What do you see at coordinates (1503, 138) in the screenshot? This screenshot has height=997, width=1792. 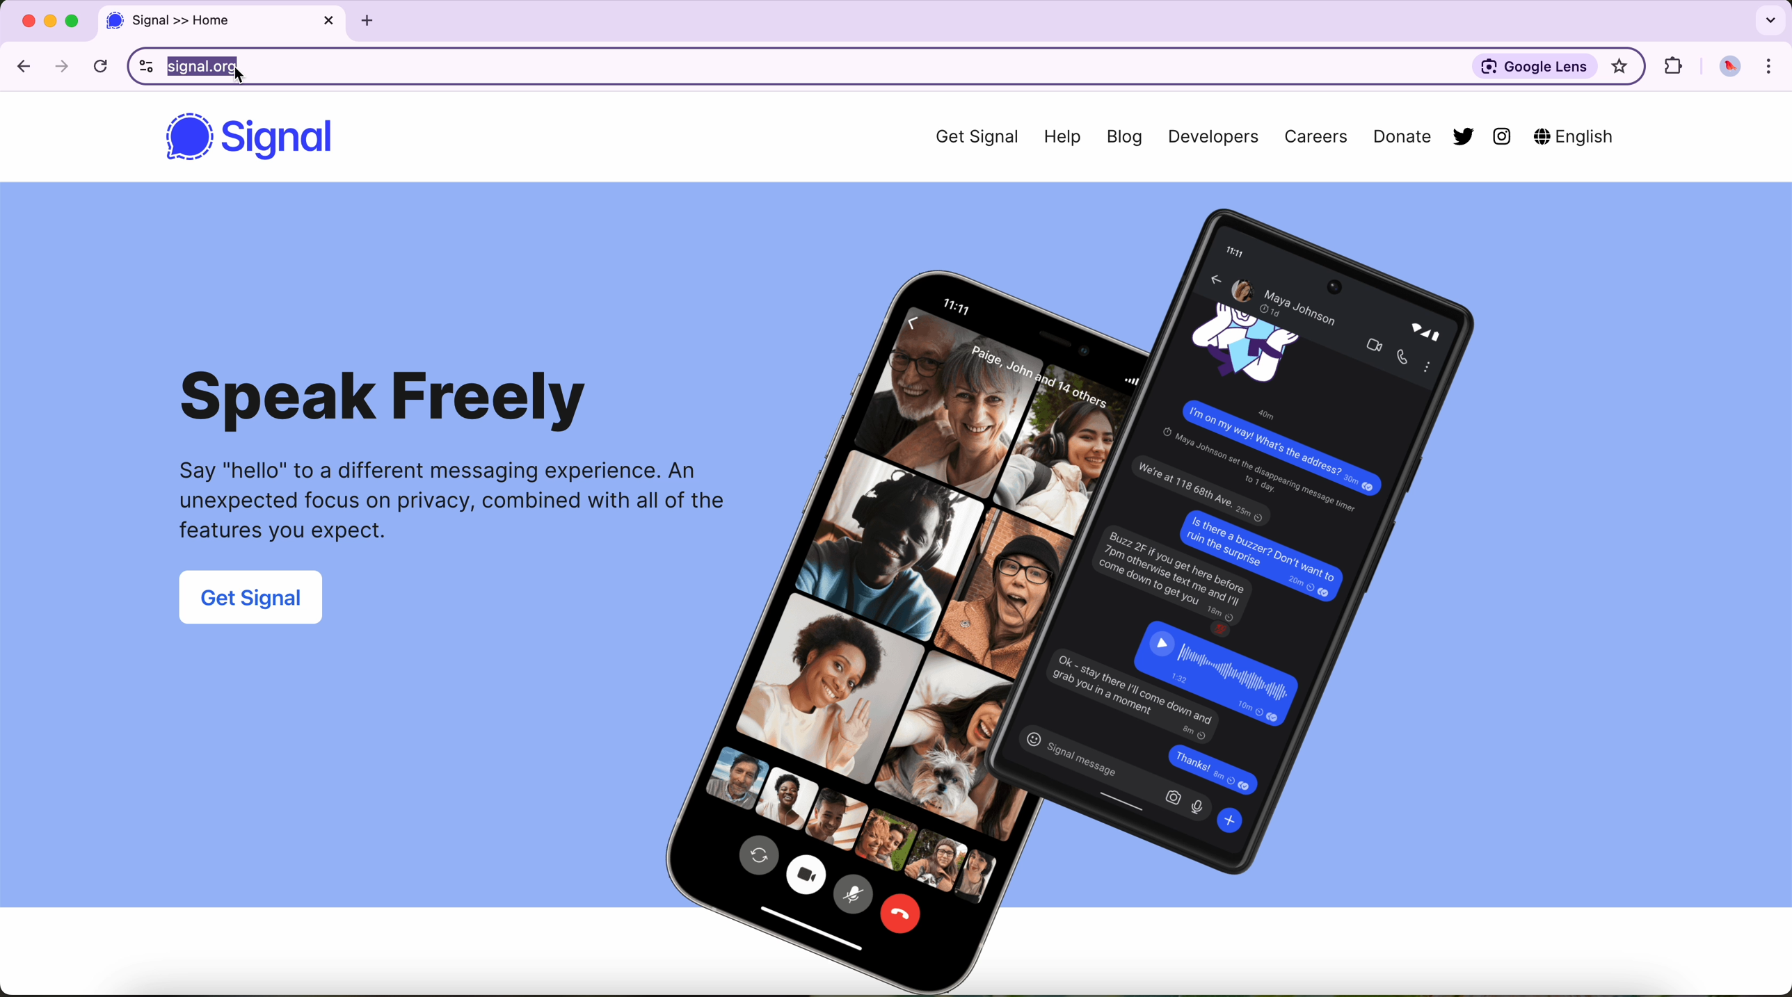 I see `instagram` at bounding box center [1503, 138].